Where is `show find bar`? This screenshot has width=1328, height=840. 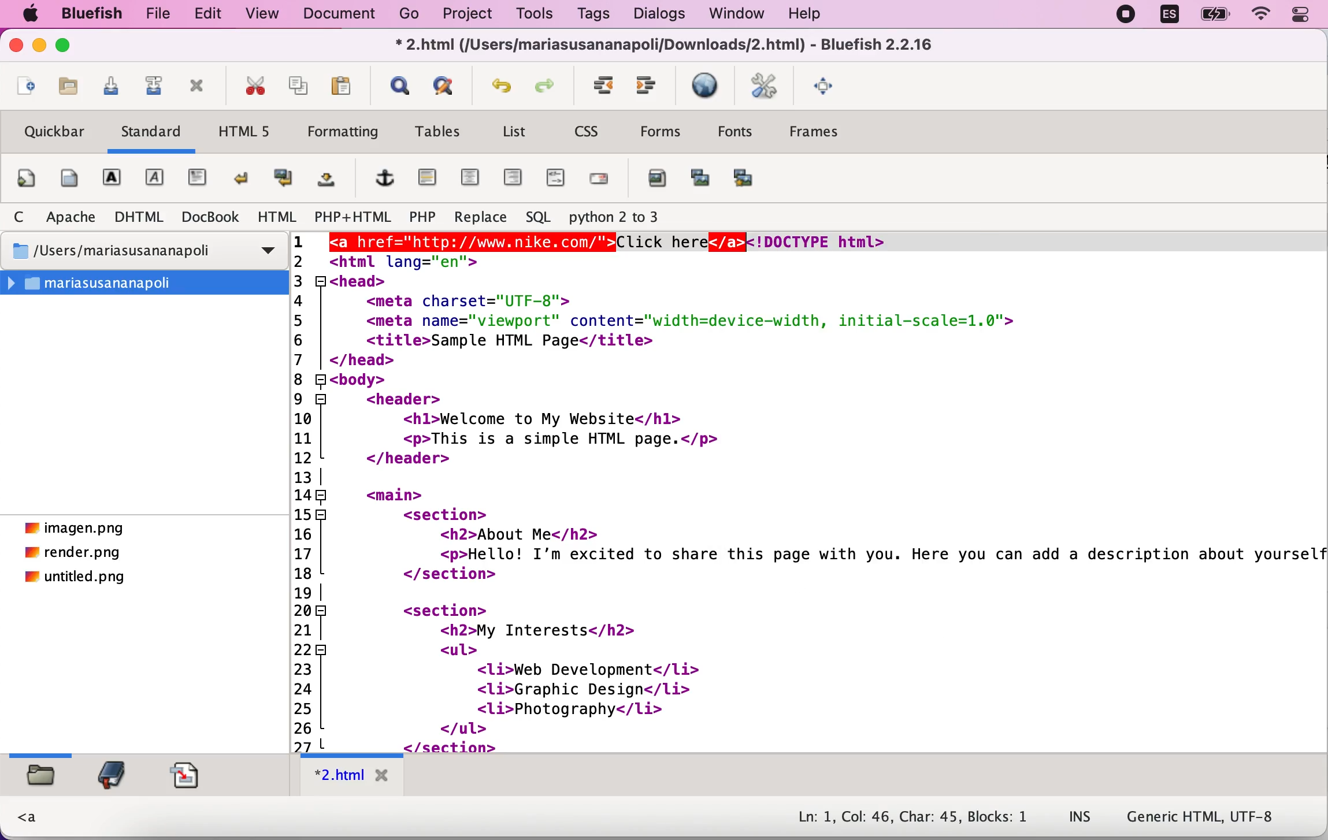
show find bar is located at coordinates (400, 87).